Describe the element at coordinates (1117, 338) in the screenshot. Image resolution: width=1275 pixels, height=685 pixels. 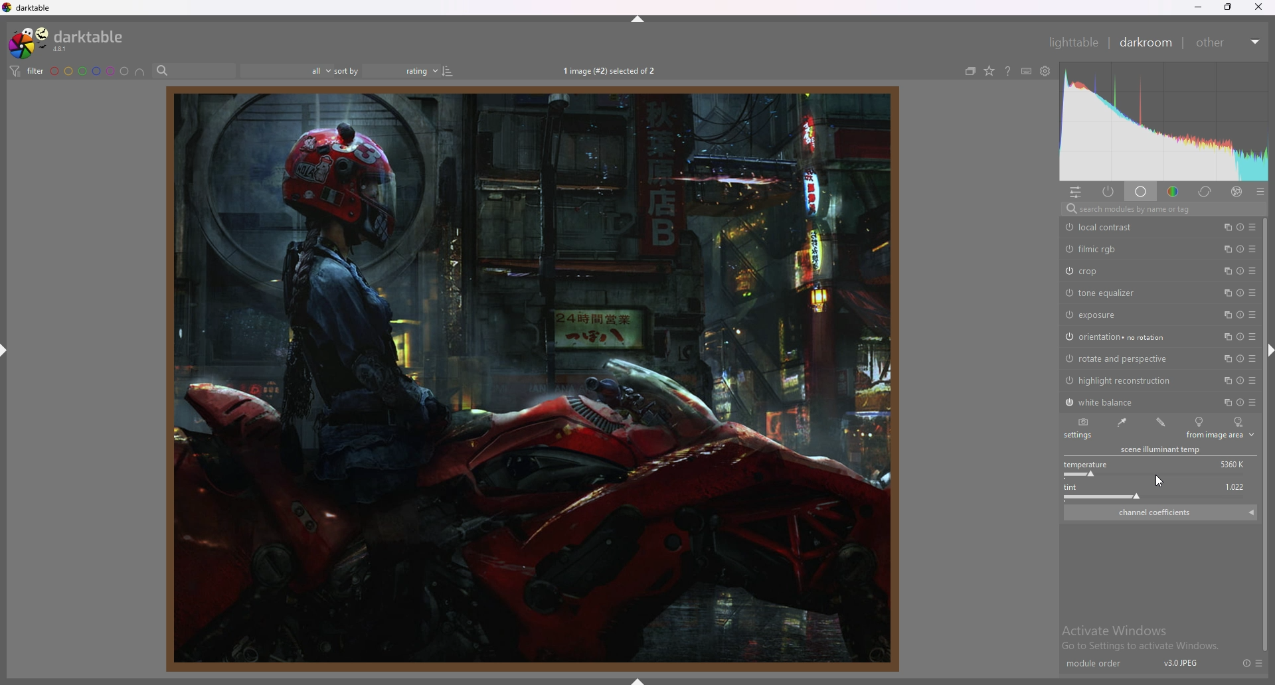
I see `orientation` at that location.